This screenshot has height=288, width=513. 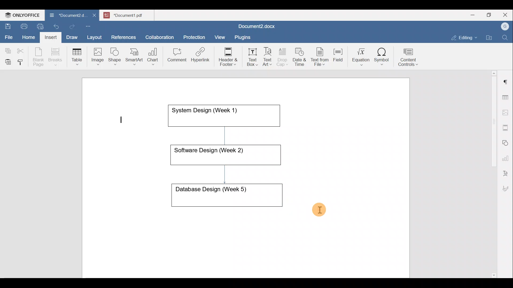 I want to click on File, so click(x=9, y=35).